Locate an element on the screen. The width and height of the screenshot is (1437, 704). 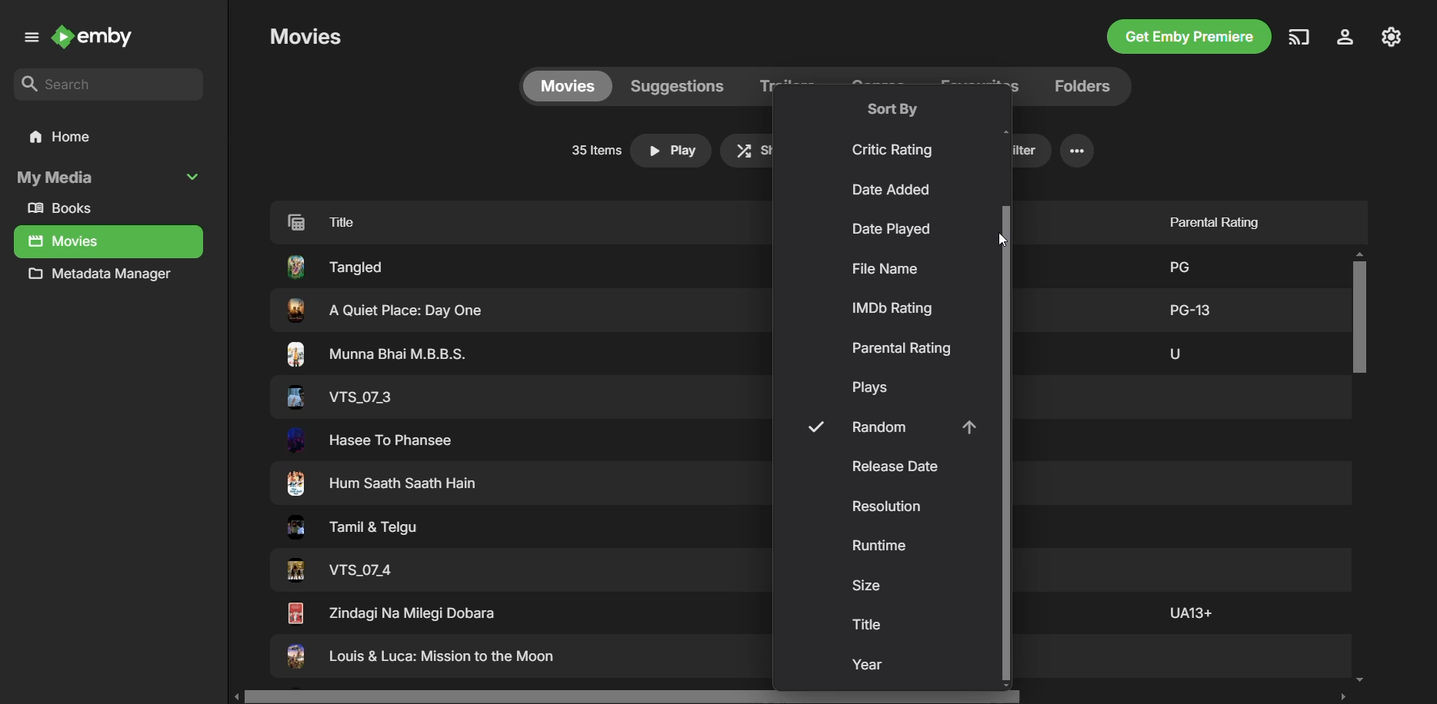
Trailers is located at coordinates (788, 87).